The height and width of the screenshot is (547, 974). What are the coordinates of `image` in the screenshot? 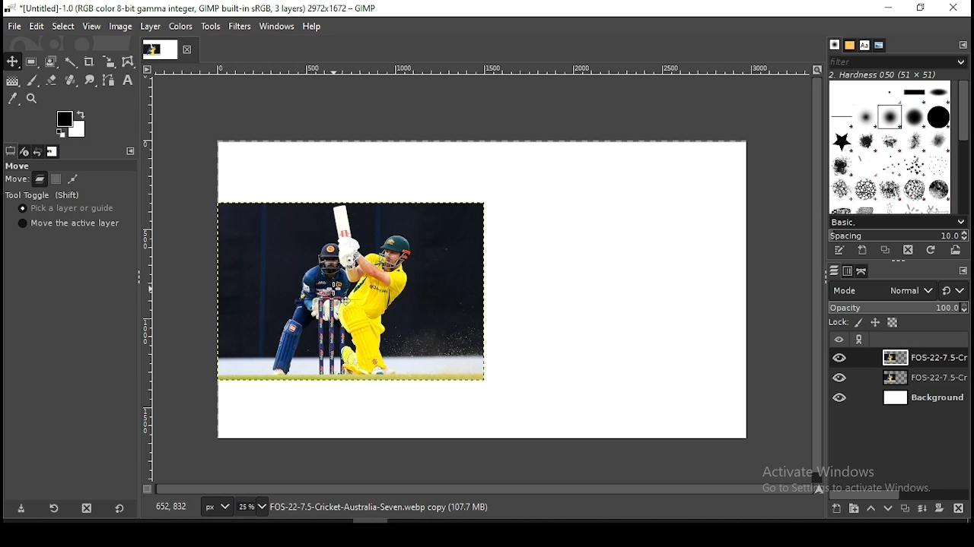 It's located at (121, 26).